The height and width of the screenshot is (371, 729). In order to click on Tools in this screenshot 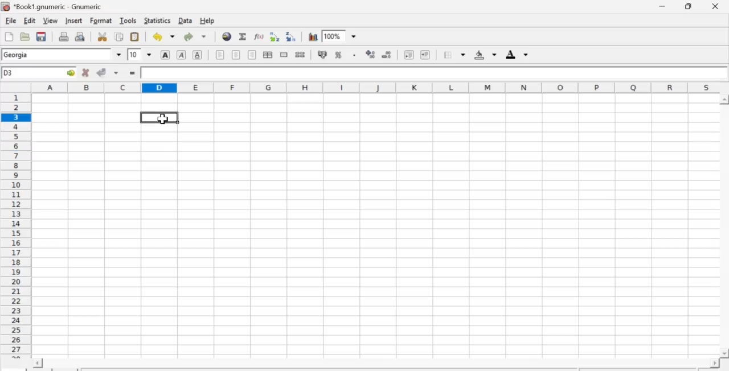, I will do `click(129, 21)`.